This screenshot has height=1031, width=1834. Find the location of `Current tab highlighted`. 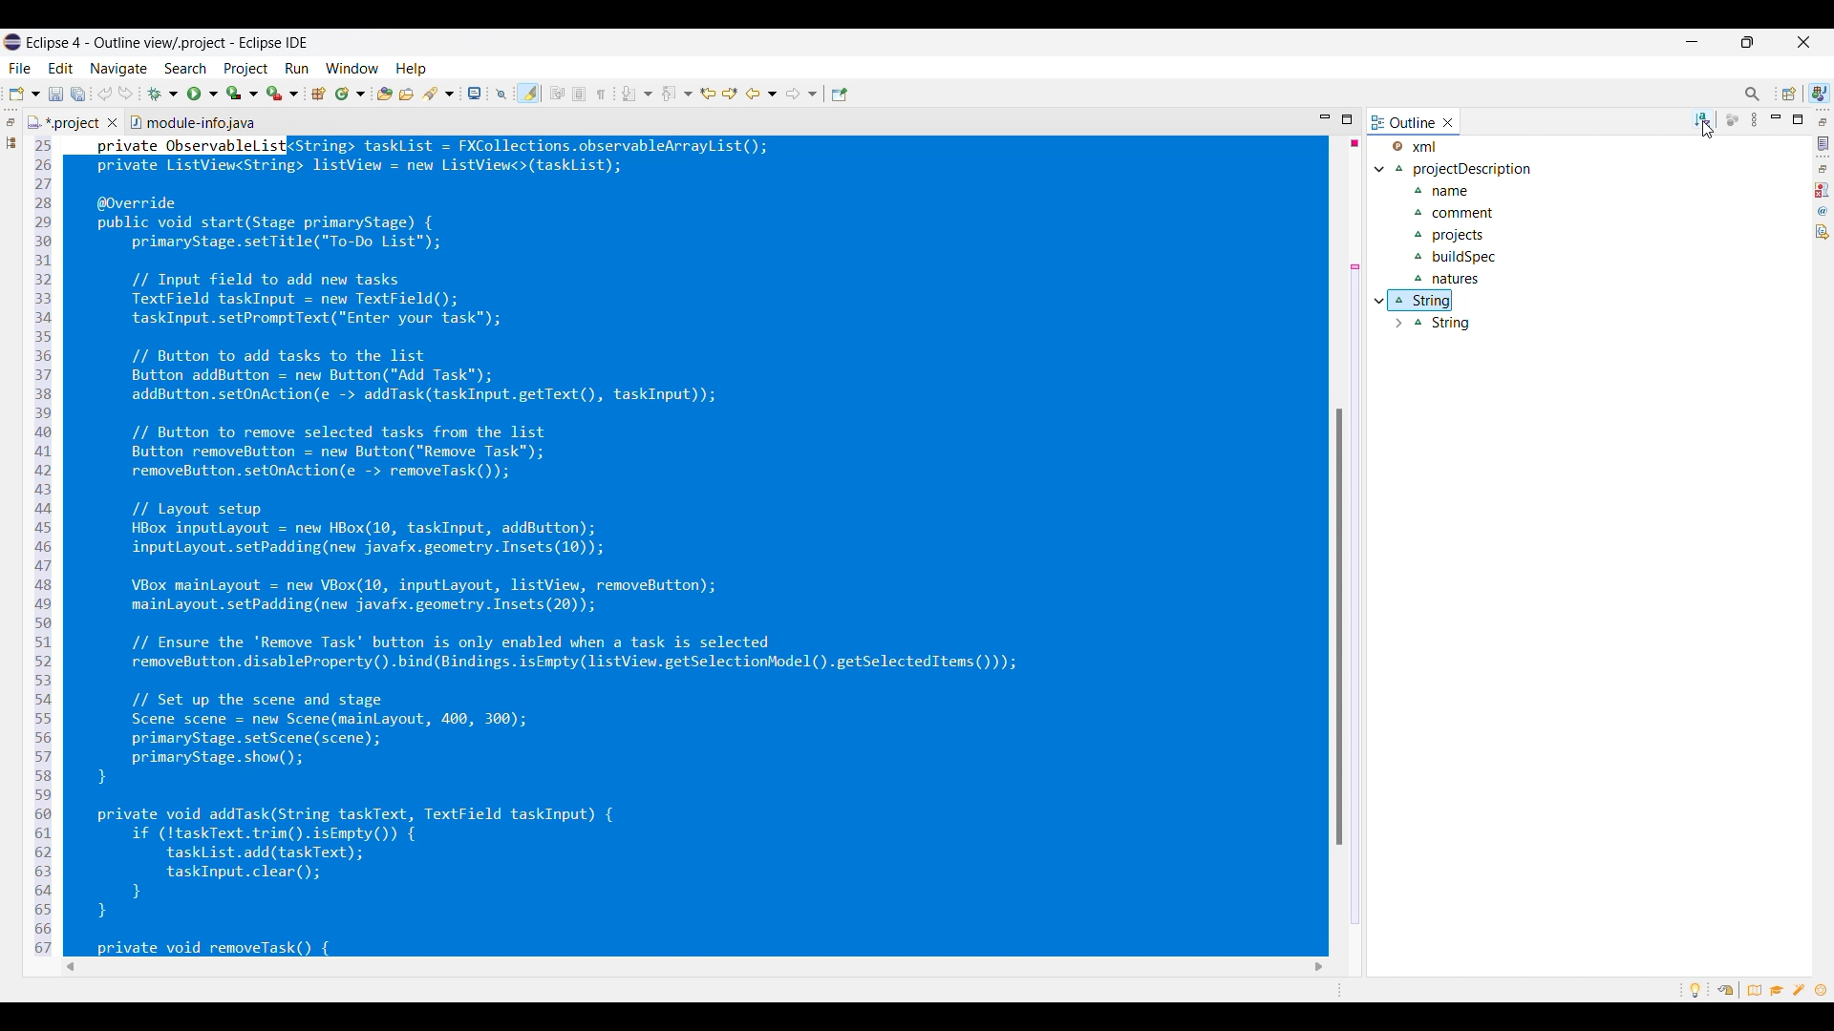

Current tab highlighted is located at coordinates (1403, 121).